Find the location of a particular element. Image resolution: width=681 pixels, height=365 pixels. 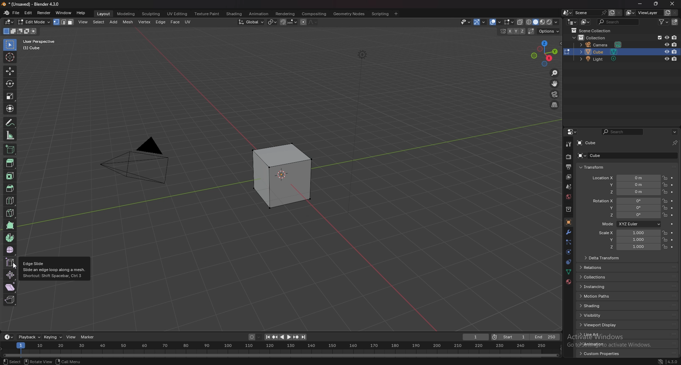

editor type is located at coordinates (9, 337).